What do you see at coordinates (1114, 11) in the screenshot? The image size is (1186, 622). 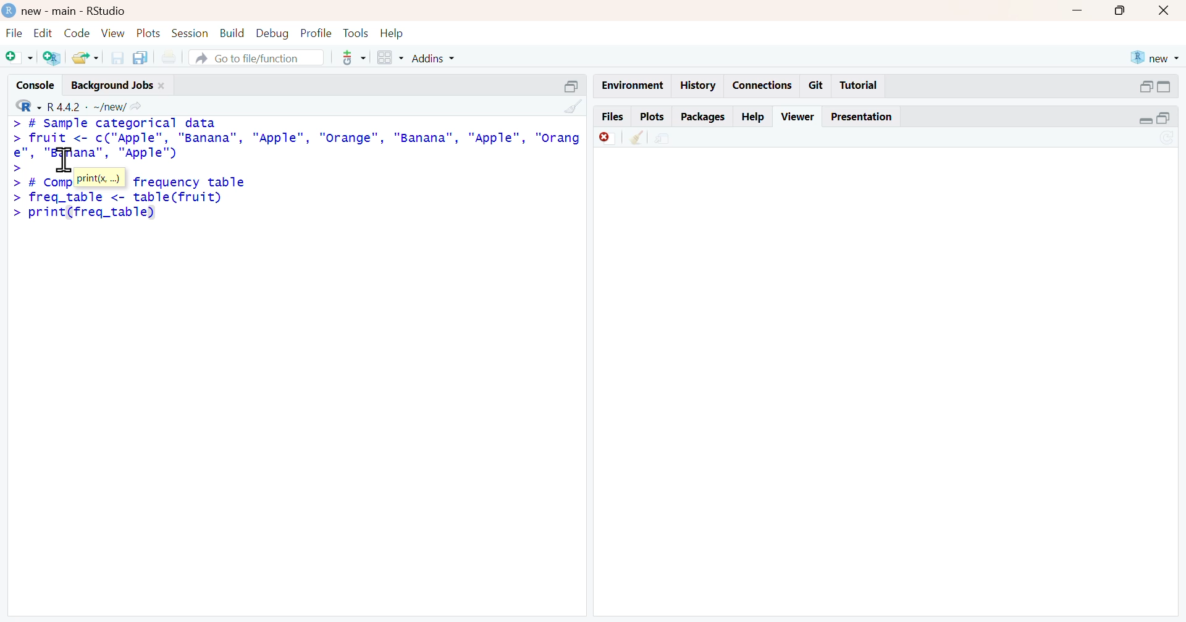 I see `maximize` at bounding box center [1114, 11].